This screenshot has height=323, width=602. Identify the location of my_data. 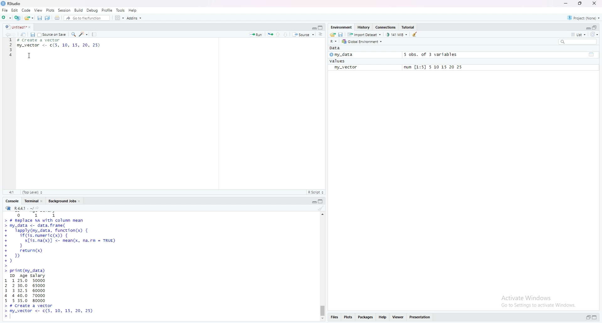
(343, 55).